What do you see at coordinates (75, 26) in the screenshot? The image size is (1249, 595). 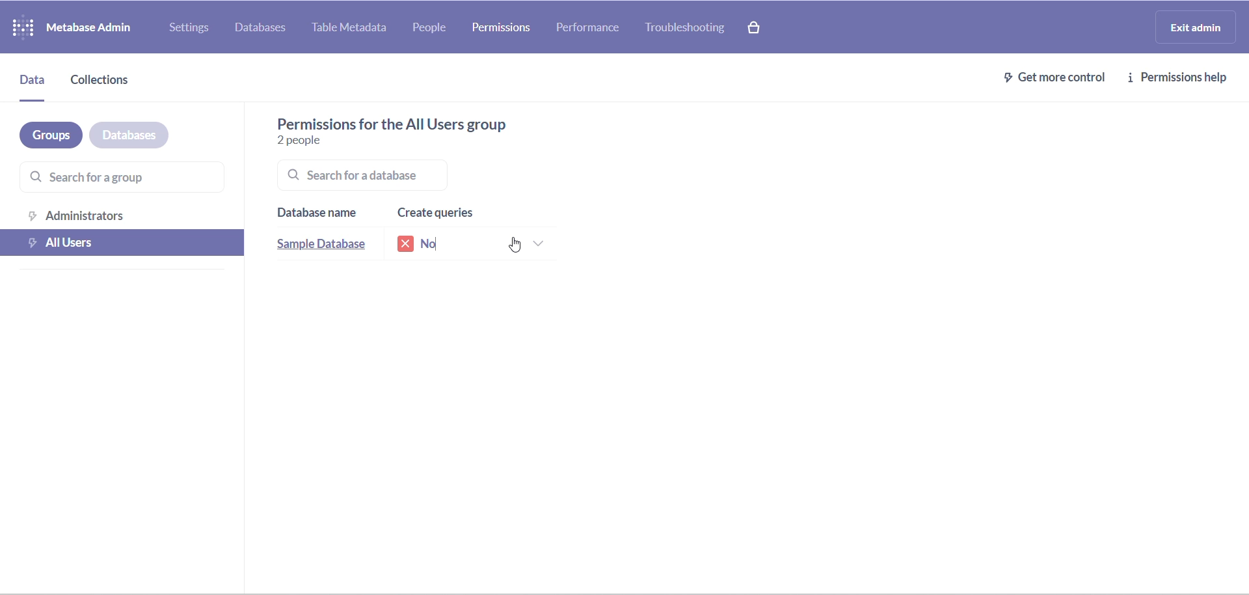 I see `logo and name` at bounding box center [75, 26].